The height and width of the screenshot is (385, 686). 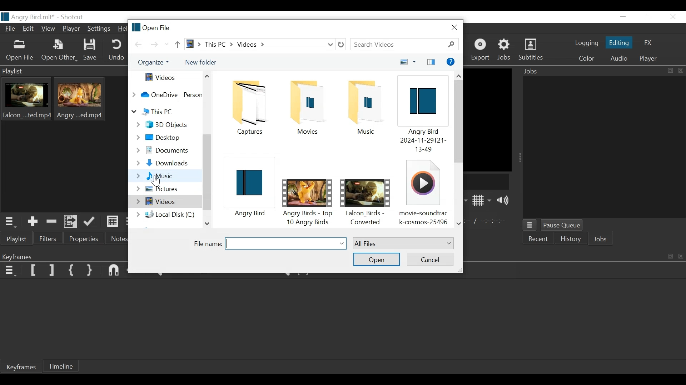 I want to click on Select type of file, so click(x=402, y=243).